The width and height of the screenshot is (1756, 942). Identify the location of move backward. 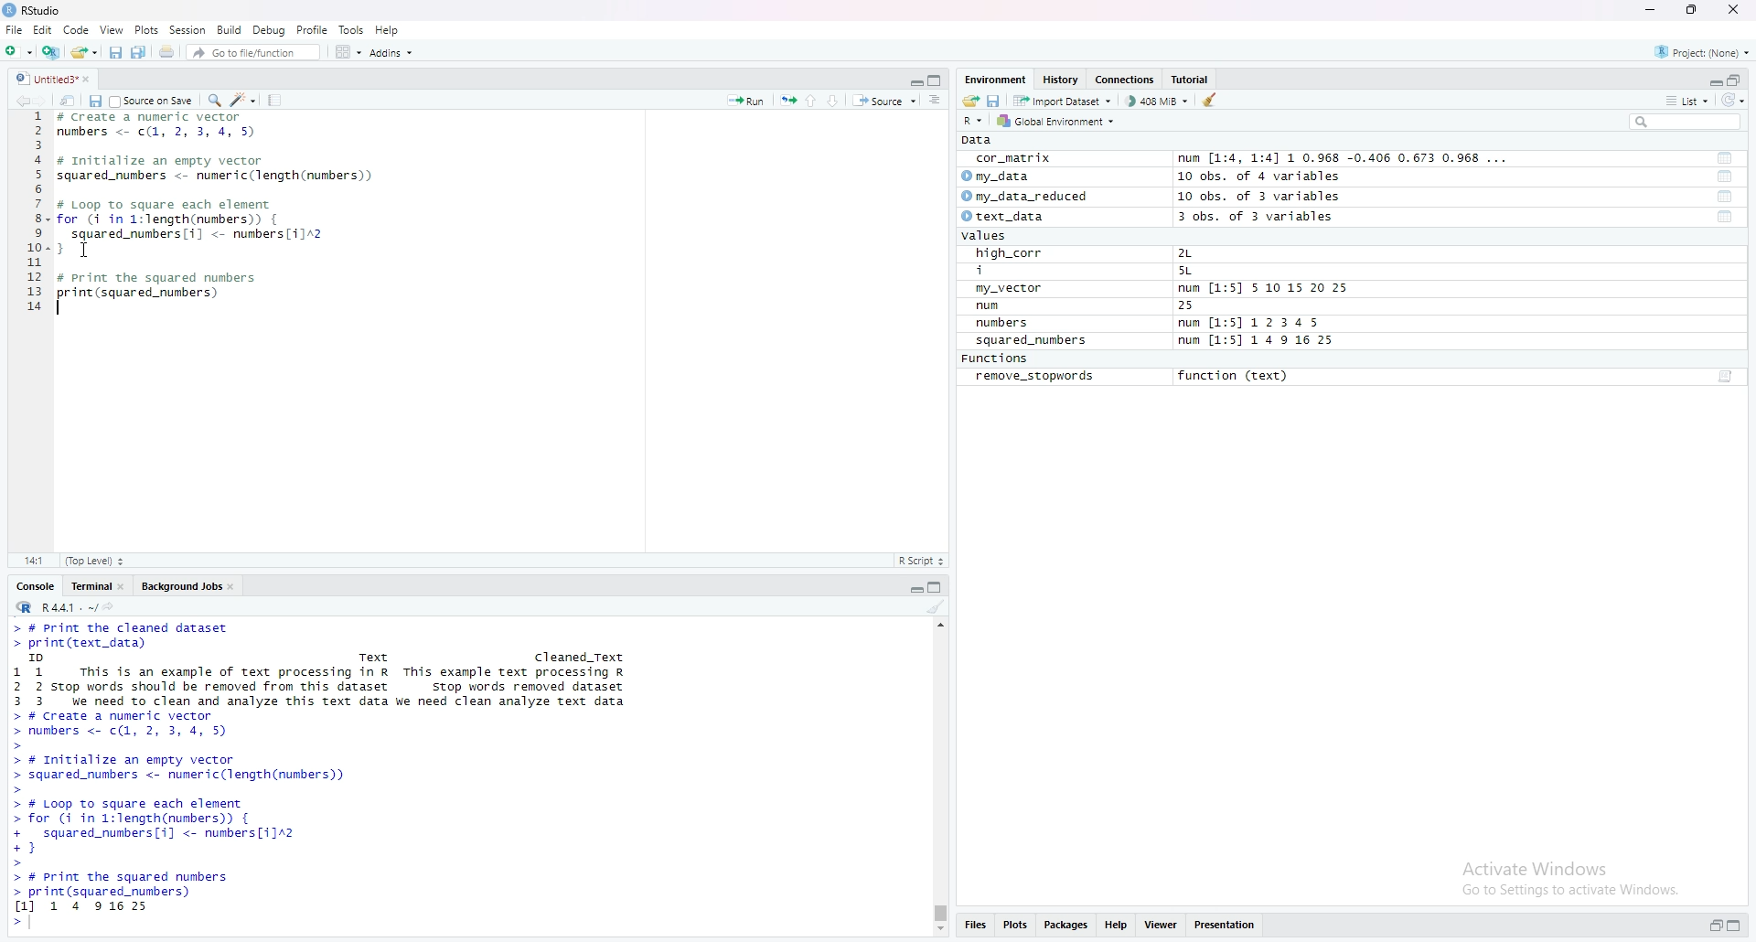
(22, 99).